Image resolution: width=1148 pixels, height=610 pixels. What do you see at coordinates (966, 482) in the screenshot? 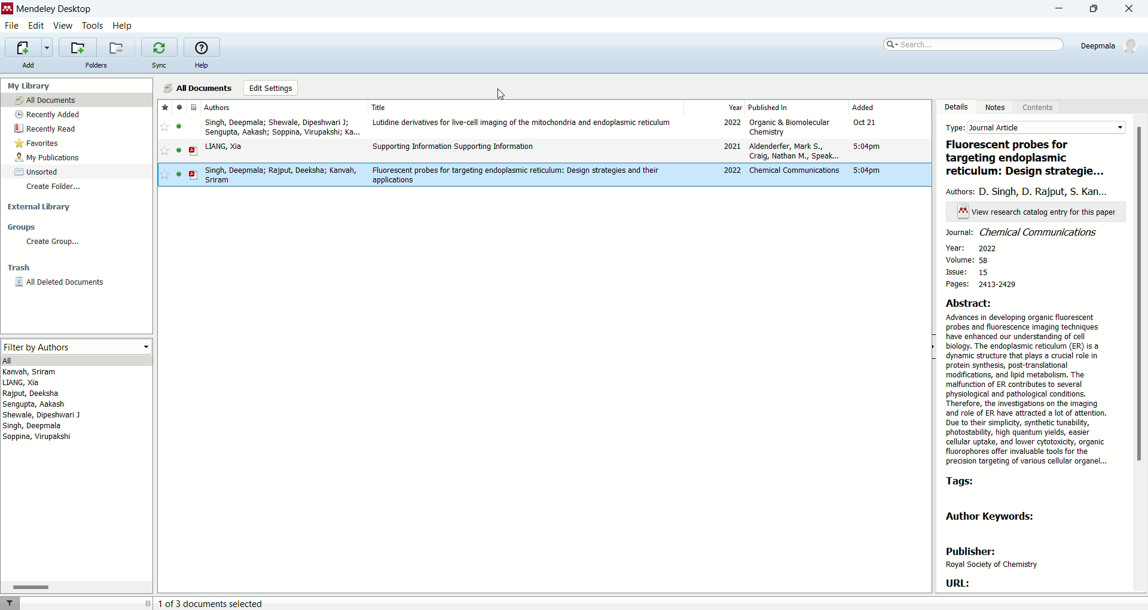
I see `tags` at bounding box center [966, 482].